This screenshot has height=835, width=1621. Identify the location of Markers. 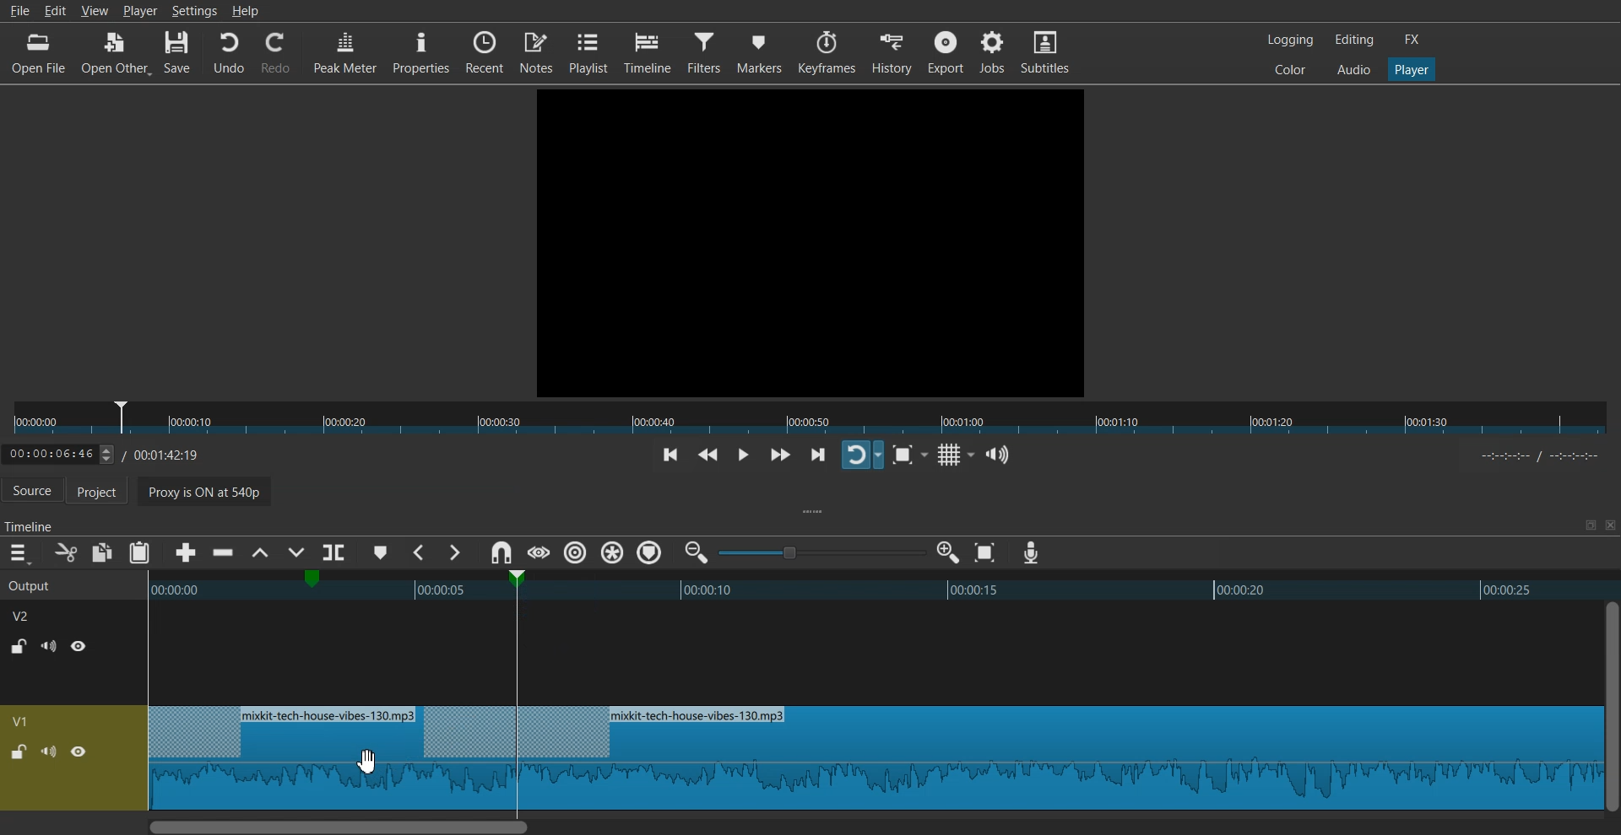
(760, 51).